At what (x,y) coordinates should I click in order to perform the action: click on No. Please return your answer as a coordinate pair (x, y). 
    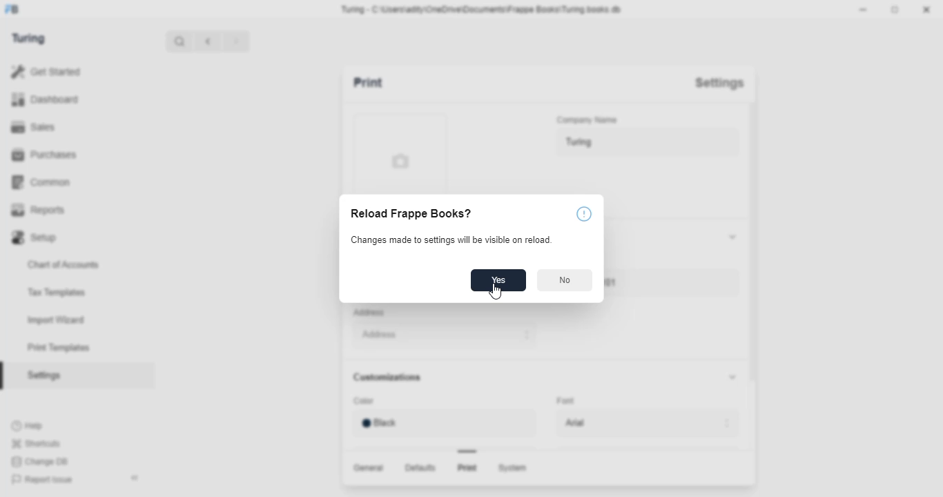
    Looking at the image, I should click on (565, 280).